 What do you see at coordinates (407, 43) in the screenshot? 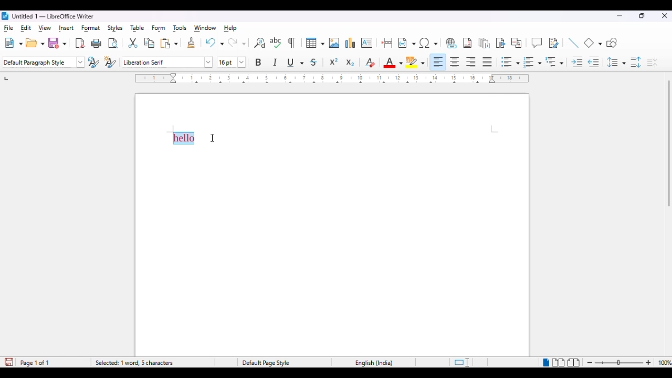
I see `insert field` at bounding box center [407, 43].